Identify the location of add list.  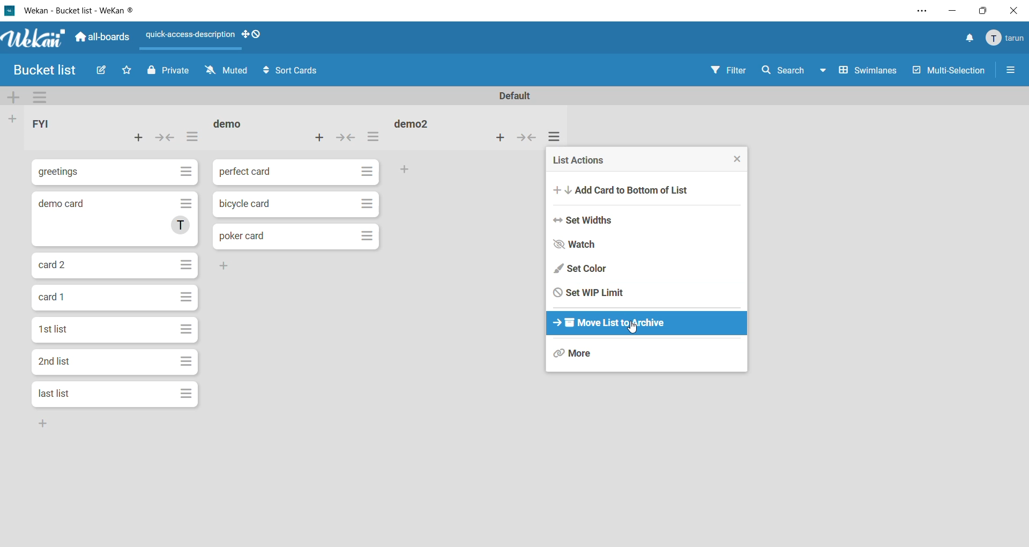
(12, 120).